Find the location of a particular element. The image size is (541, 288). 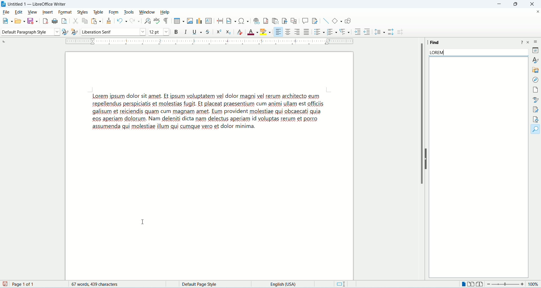

underline is located at coordinates (197, 32).